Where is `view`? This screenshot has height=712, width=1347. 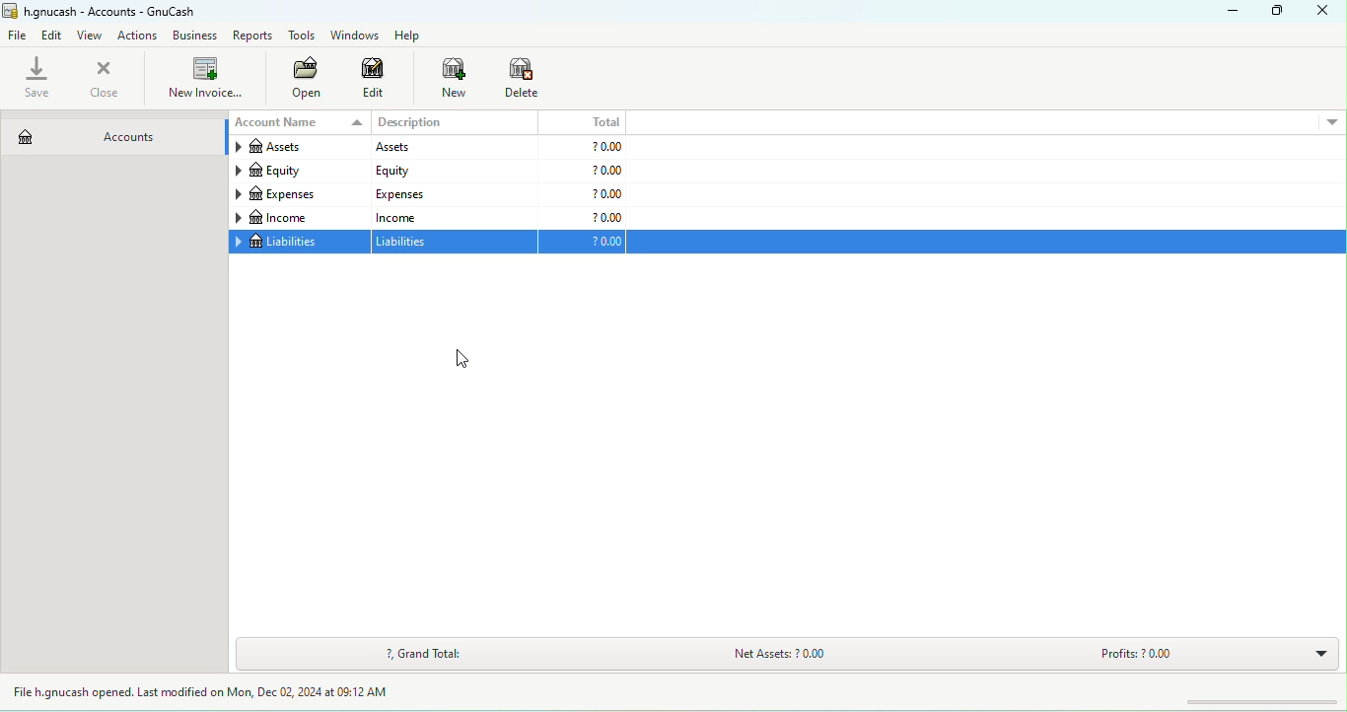 view is located at coordinates (93, 36).